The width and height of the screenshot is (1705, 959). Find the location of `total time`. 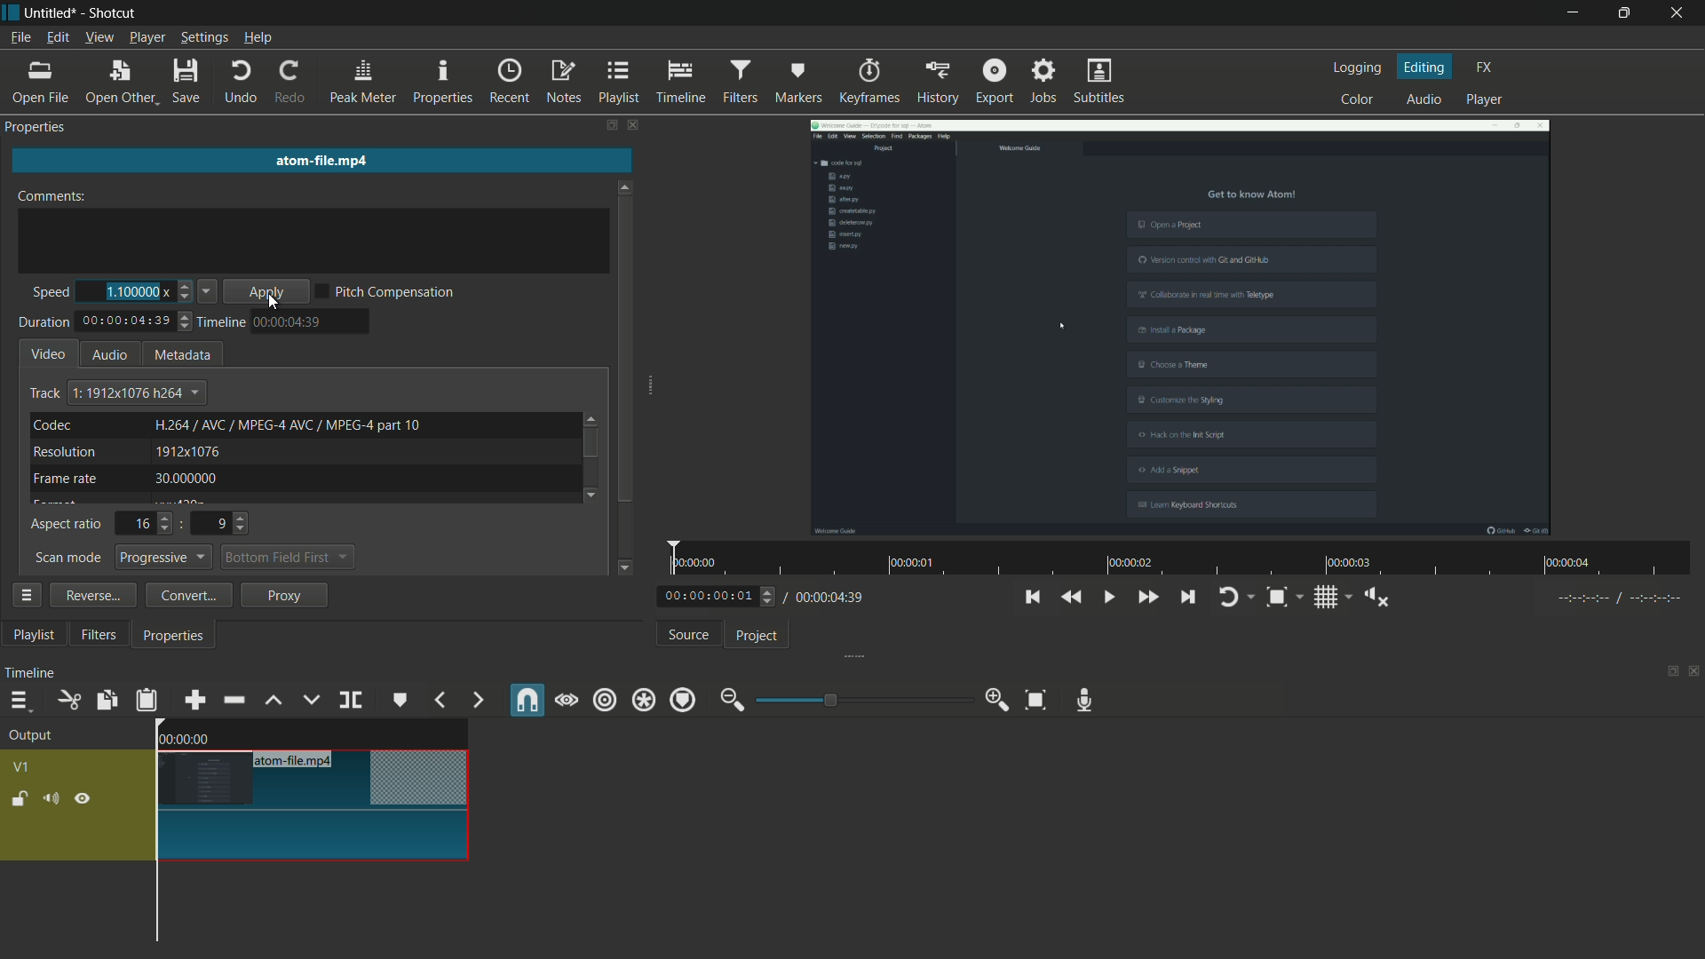

total time is located at coordinates (829, 597).